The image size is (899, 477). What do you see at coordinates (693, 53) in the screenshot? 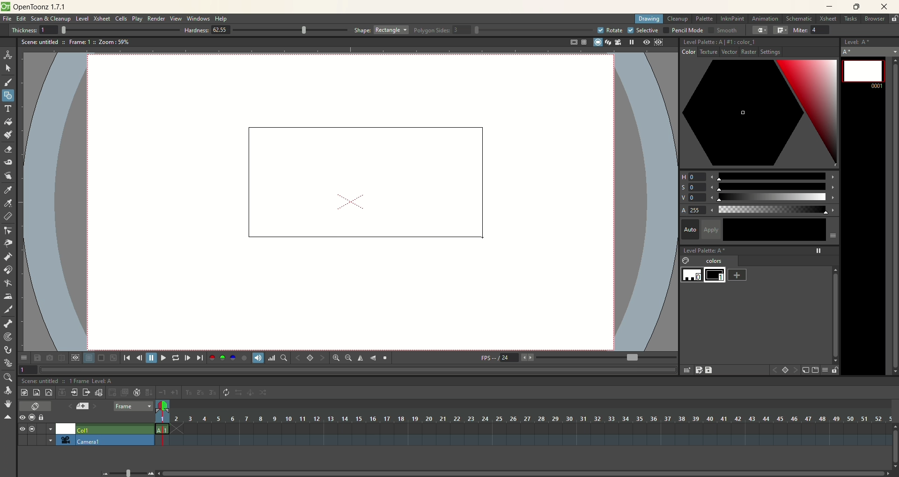
I see `color` at bounding box center [693, 53].